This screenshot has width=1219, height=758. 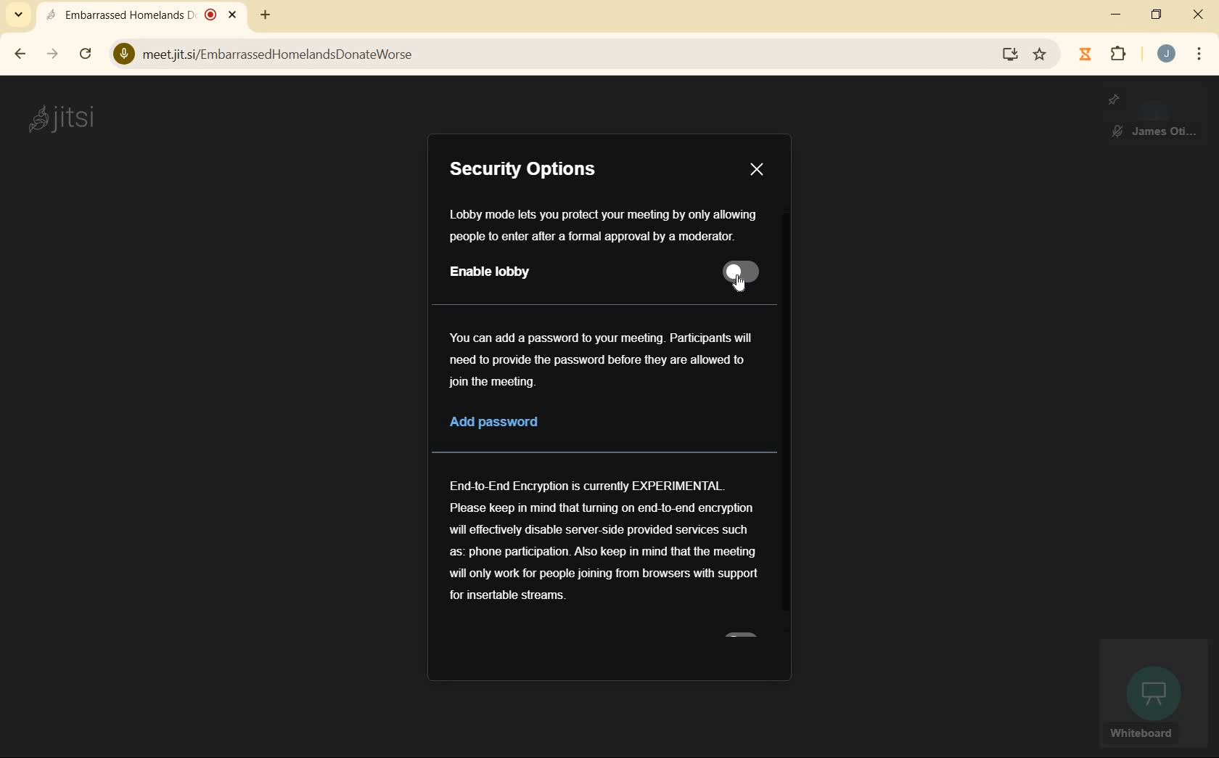 What do you see at coordinates (1011, 54) in the screenshot?
I see `install` at bounding box center [1011, 54].